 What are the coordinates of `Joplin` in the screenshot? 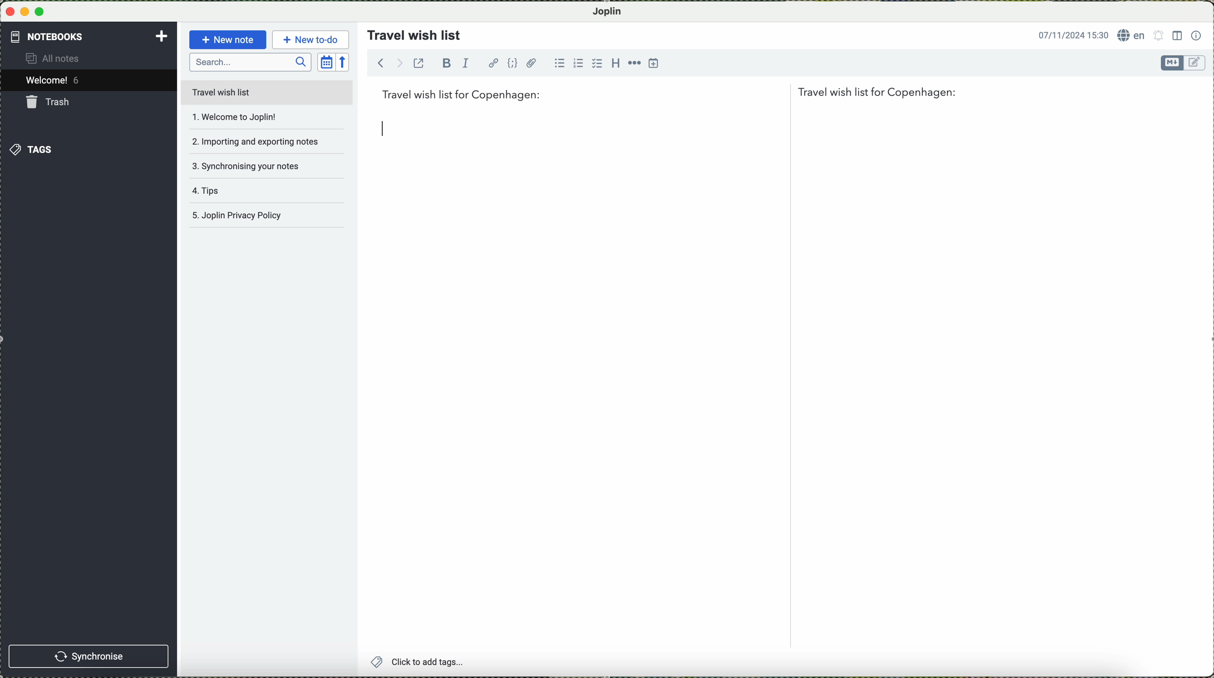 It's located at (612, 11).